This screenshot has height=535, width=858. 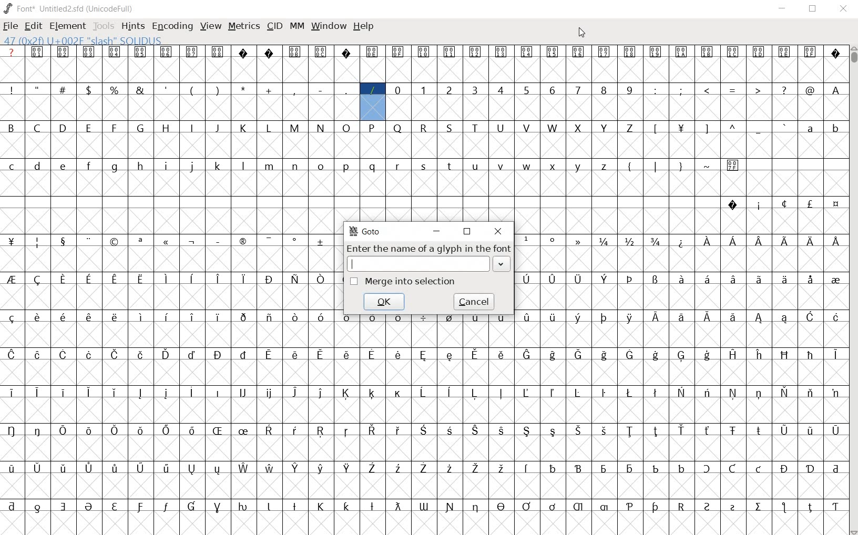 What do you see at coordinates (424, 468) in the screenshot?
I see `glyph` at bounding box center [424, 468].